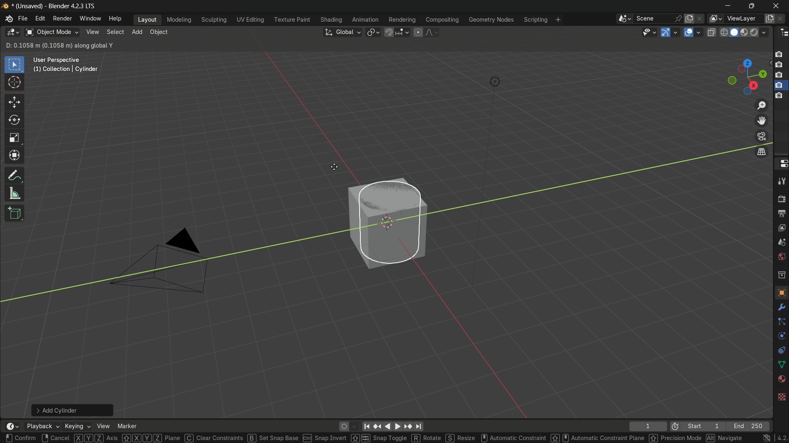 This screenshot has width=789, height=443. What do you see at coordinates (751, 6) in the screenshot?
I see `maximize or restore` at bounding box center [751, 6].